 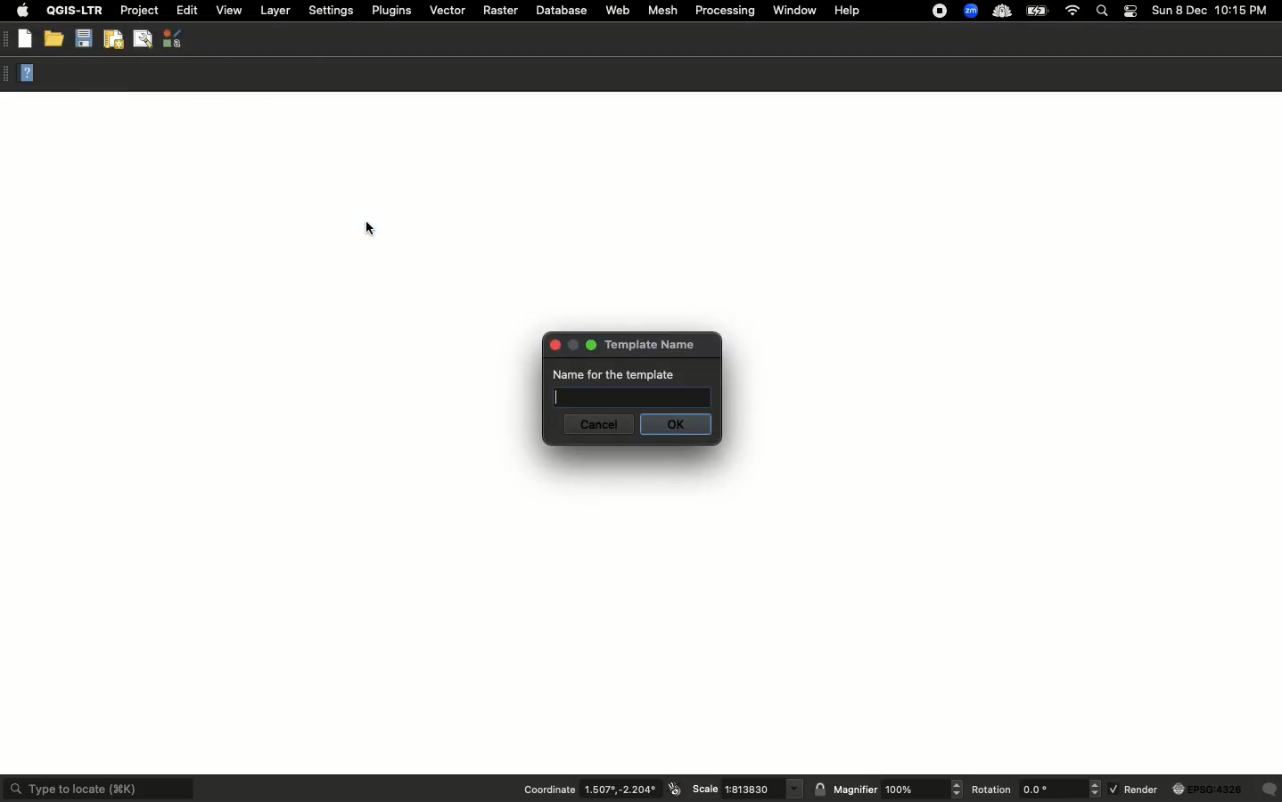 I want to click on New print layout, so click(x=111, y=43).